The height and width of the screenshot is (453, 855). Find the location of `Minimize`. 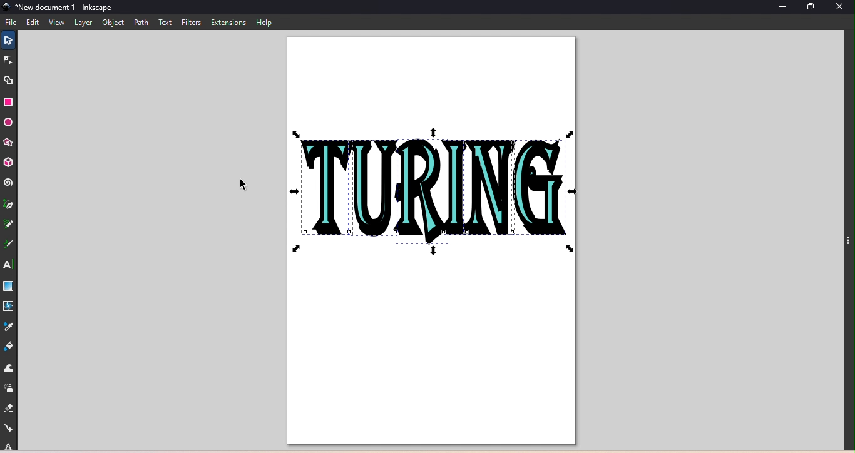

Minimize is located at coordinates (781, 8).